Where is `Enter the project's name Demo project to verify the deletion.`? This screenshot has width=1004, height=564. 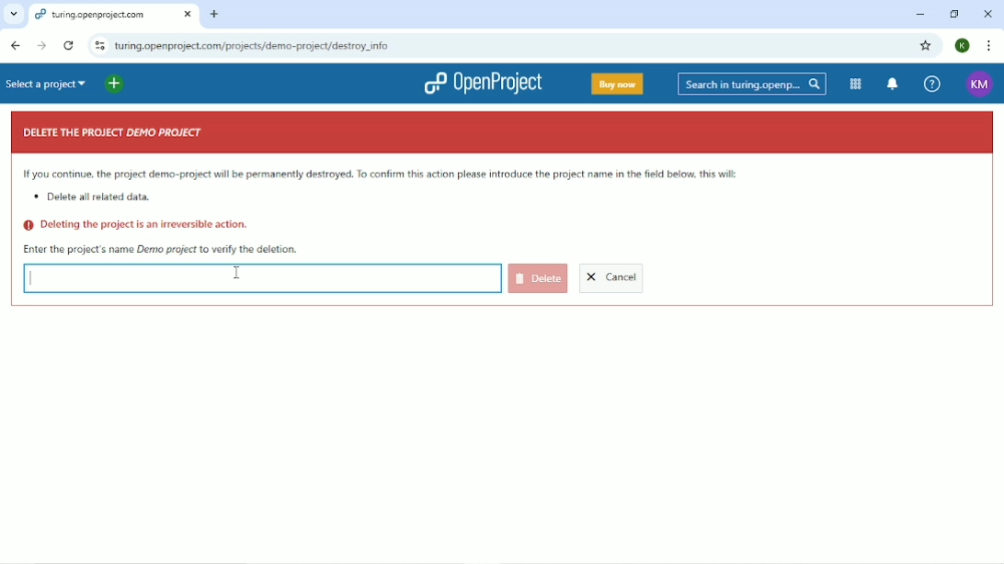
Enter the project's name Demo project to verify the deletion. is located at coordinates (161, 249).